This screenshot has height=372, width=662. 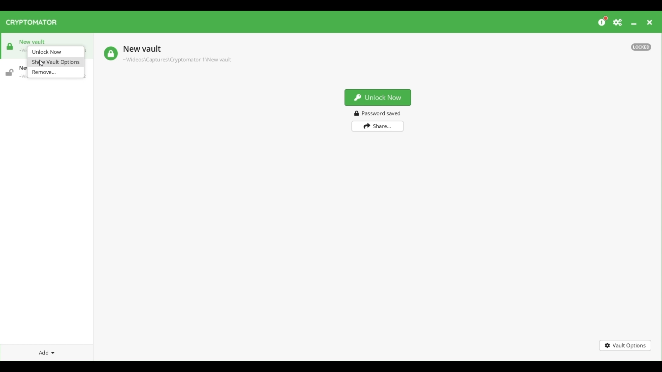 What do you see at coordinates (378, 97) in the screenshot?
I see `Unlock selected vault` at bounding box center [378, 97].